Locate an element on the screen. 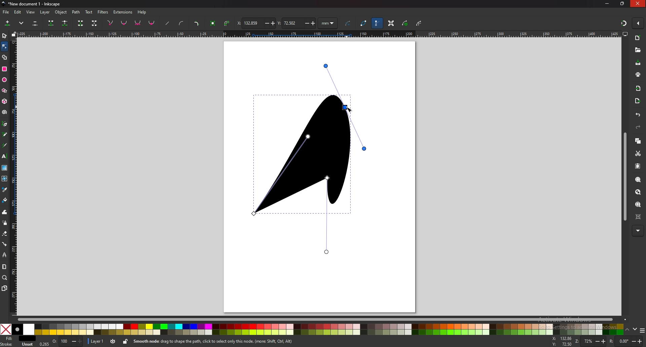 This screenshot has width=646, height=347. scroll bar is located at coordinates (323, 319).